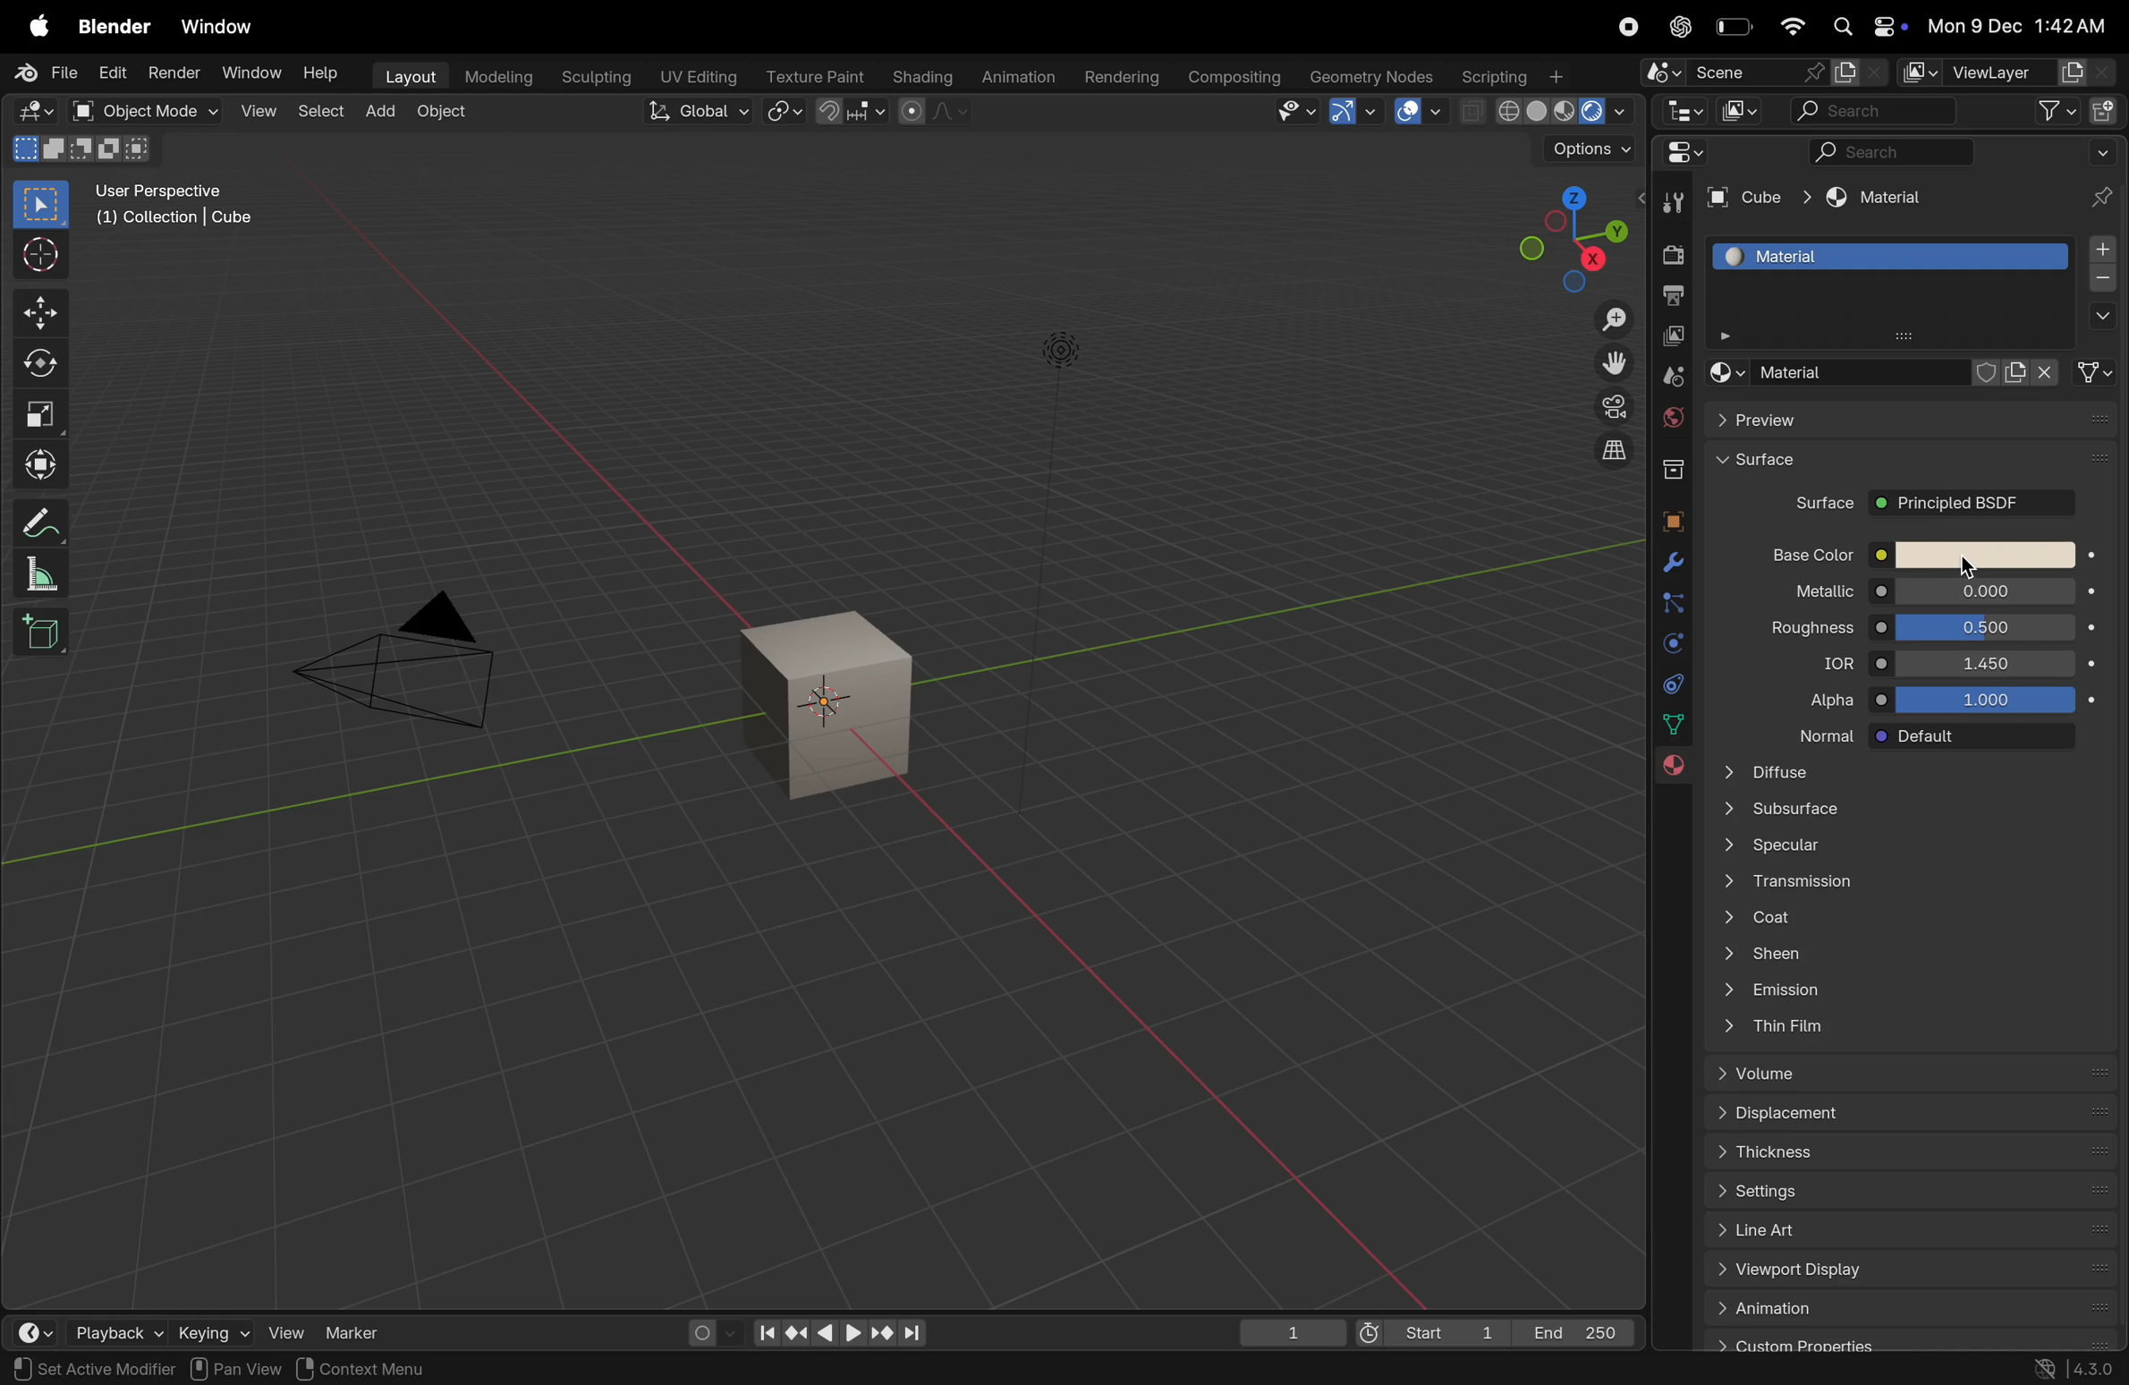 The width and height of the screenshot is (2129, 1385). I want to click on battery, so click(1732, 27).